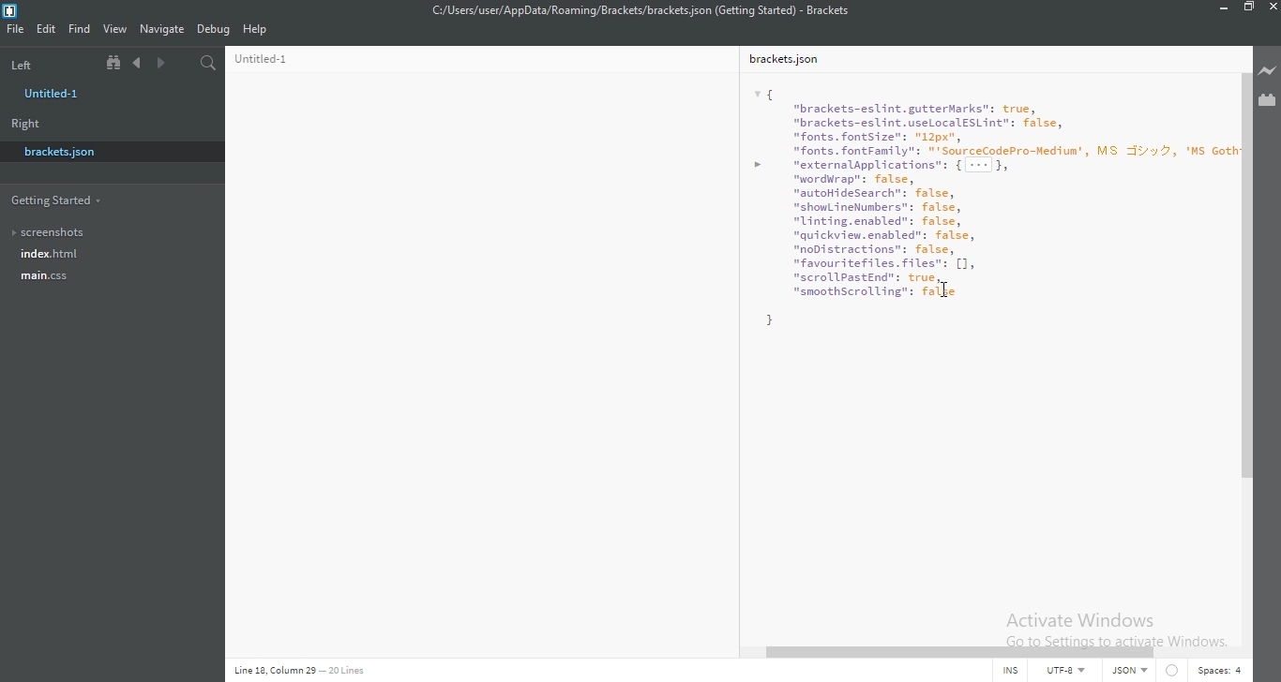 This screenshot has height=682, width=1281. Describe the element at coordinates (656, 9) in the screenshot. I see `file name updated` at that location.